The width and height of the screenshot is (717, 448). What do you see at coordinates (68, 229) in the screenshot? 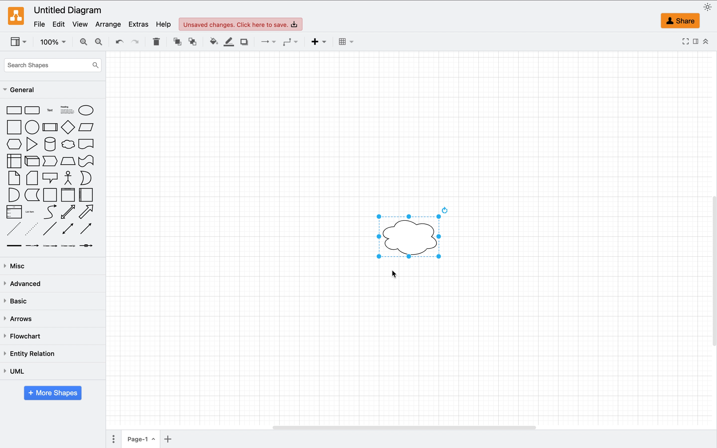
I see `bidirectional connector` at bounding box center [68, 229].